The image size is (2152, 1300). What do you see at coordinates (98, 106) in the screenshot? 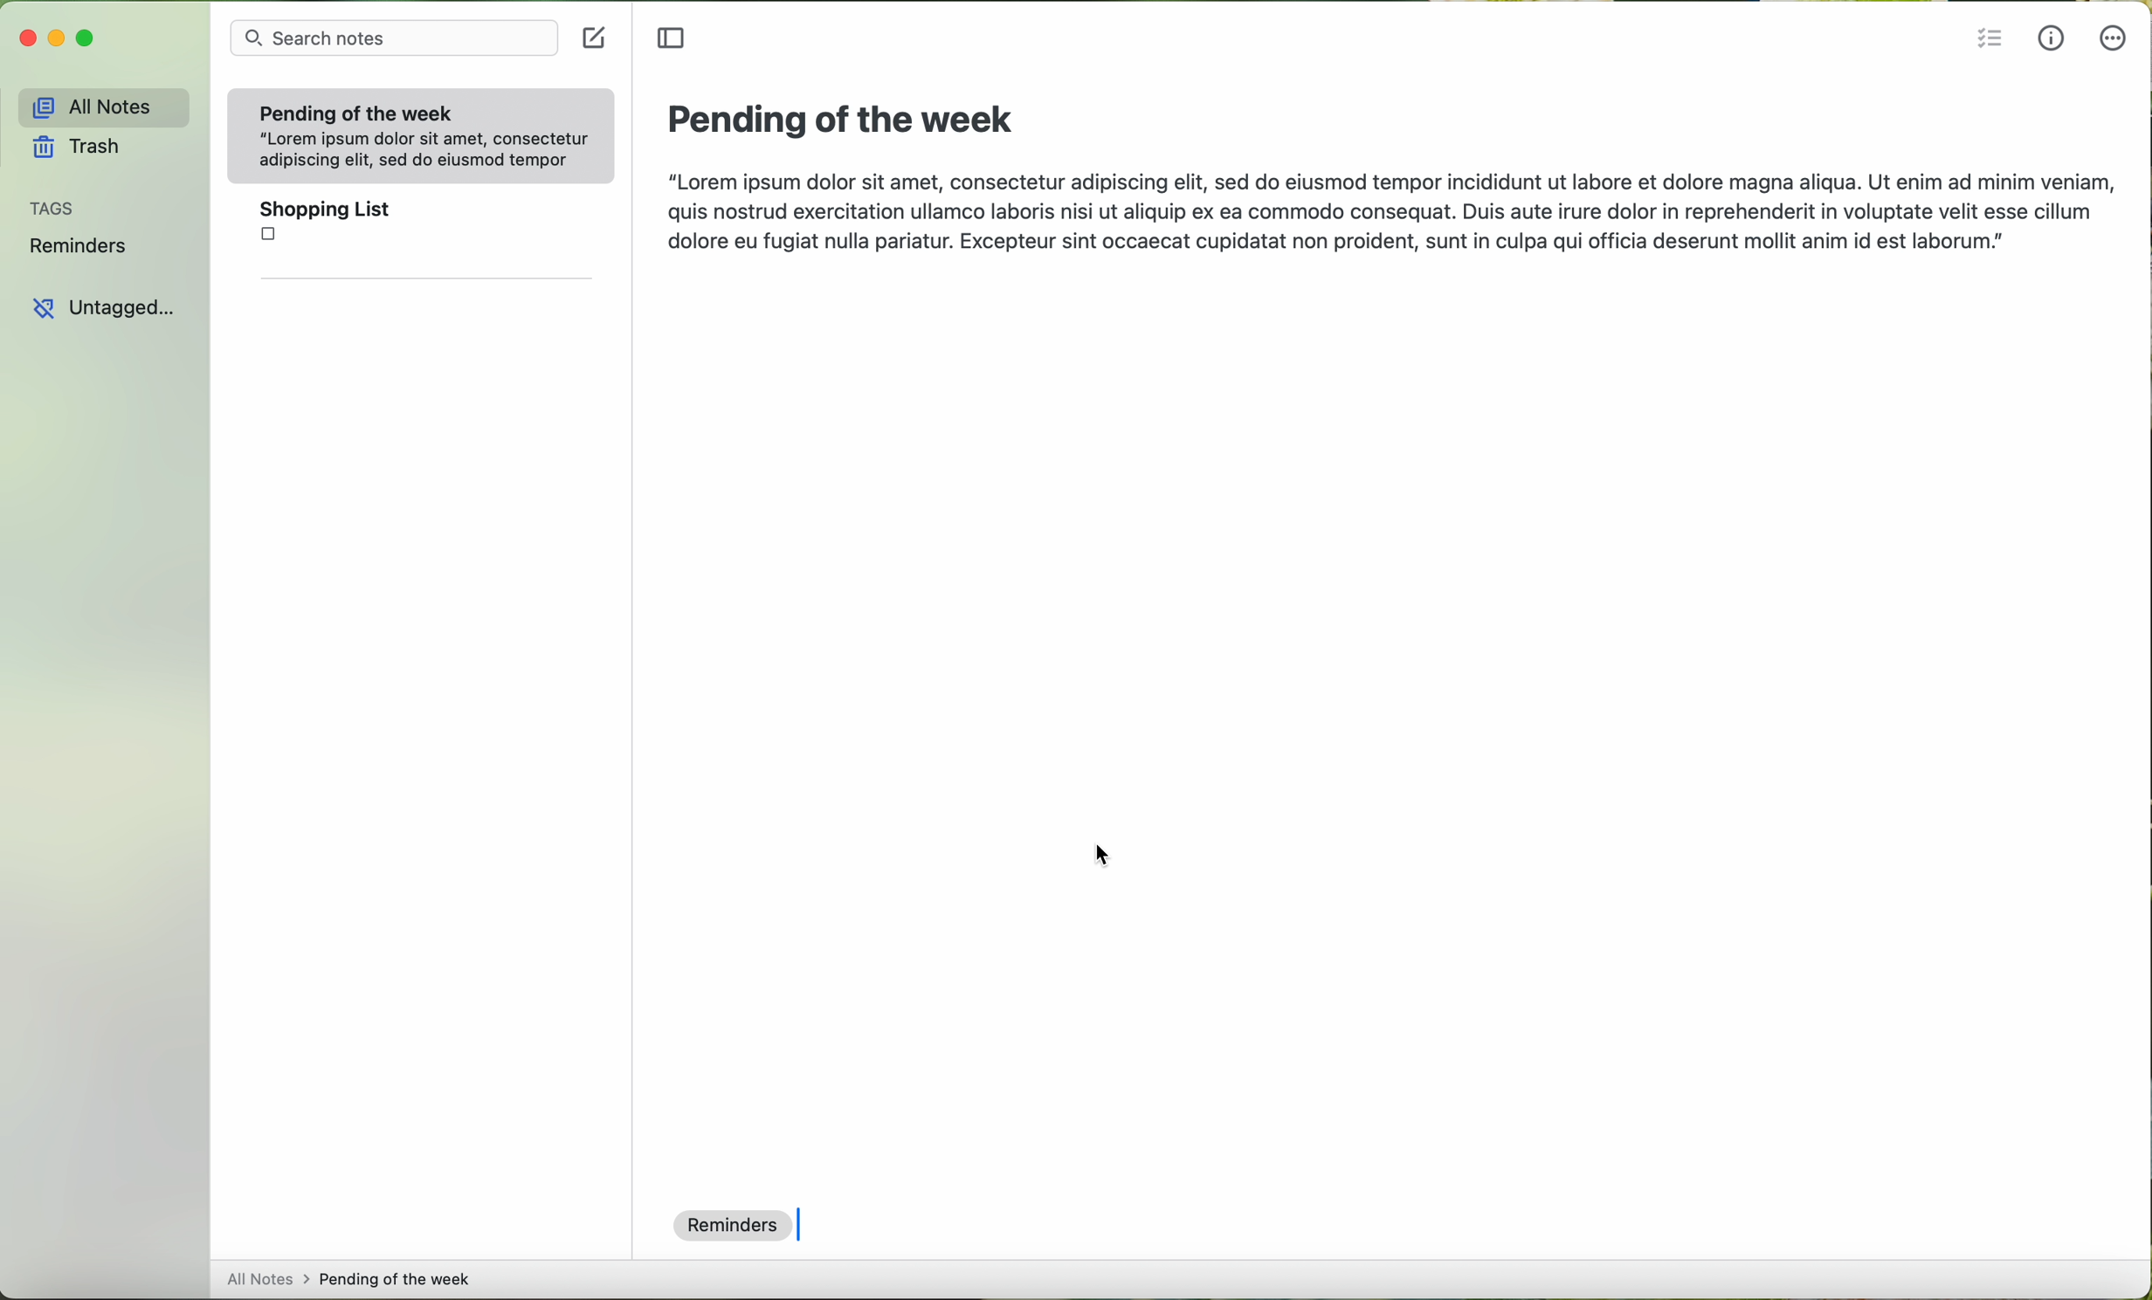
I see `all notes` at bounding box center [98, 106].